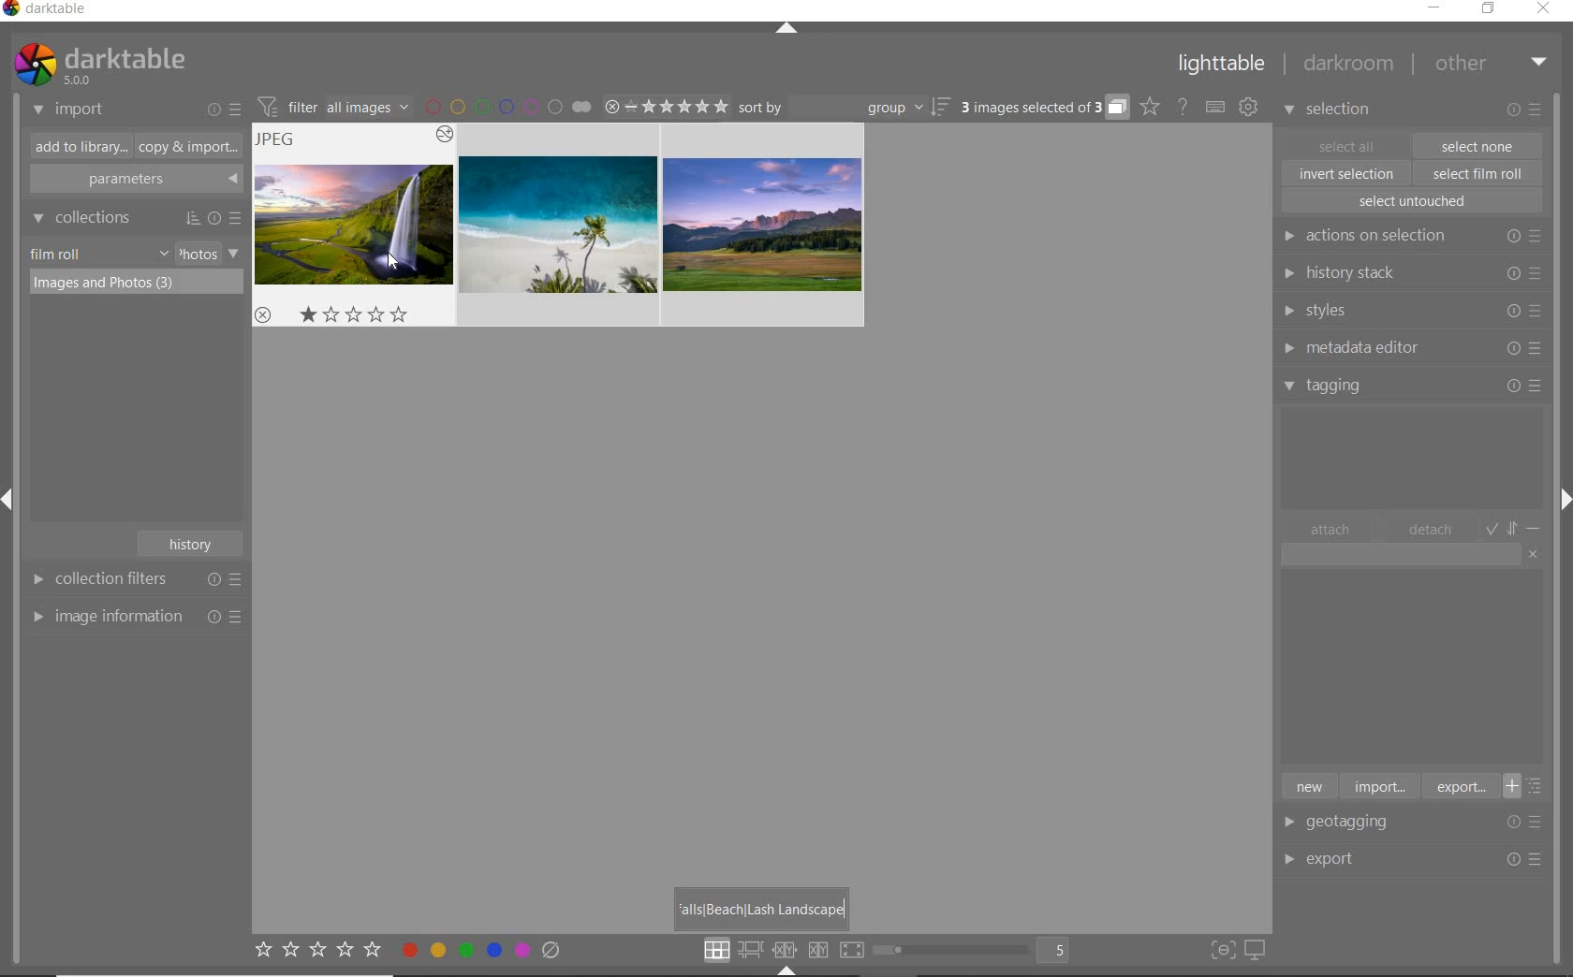 Image resolution: width=1573 pixels, height=977 pixels. I want to click on import, so click(69, 110).